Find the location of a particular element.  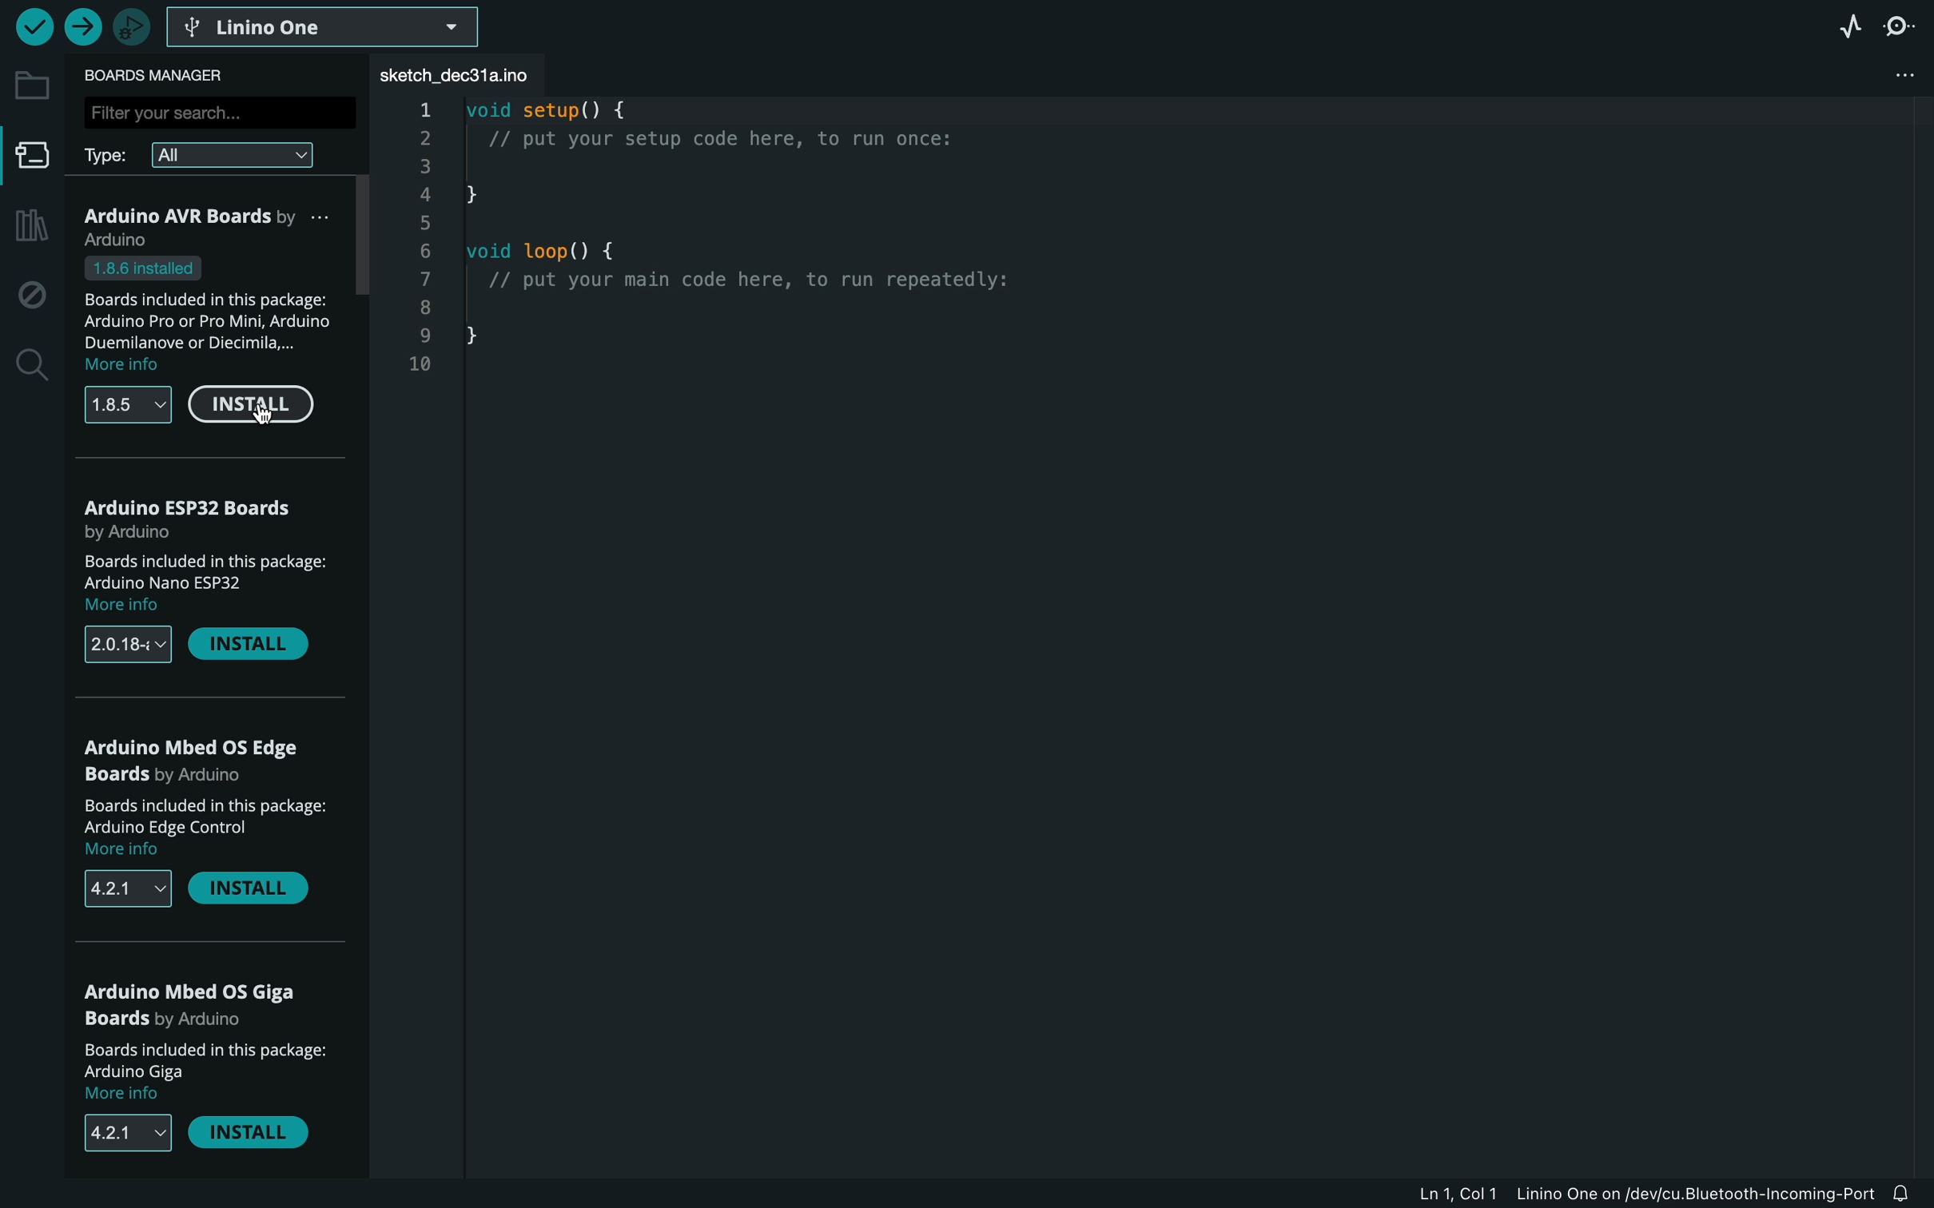

clicked is located at coordinates (249, 408).